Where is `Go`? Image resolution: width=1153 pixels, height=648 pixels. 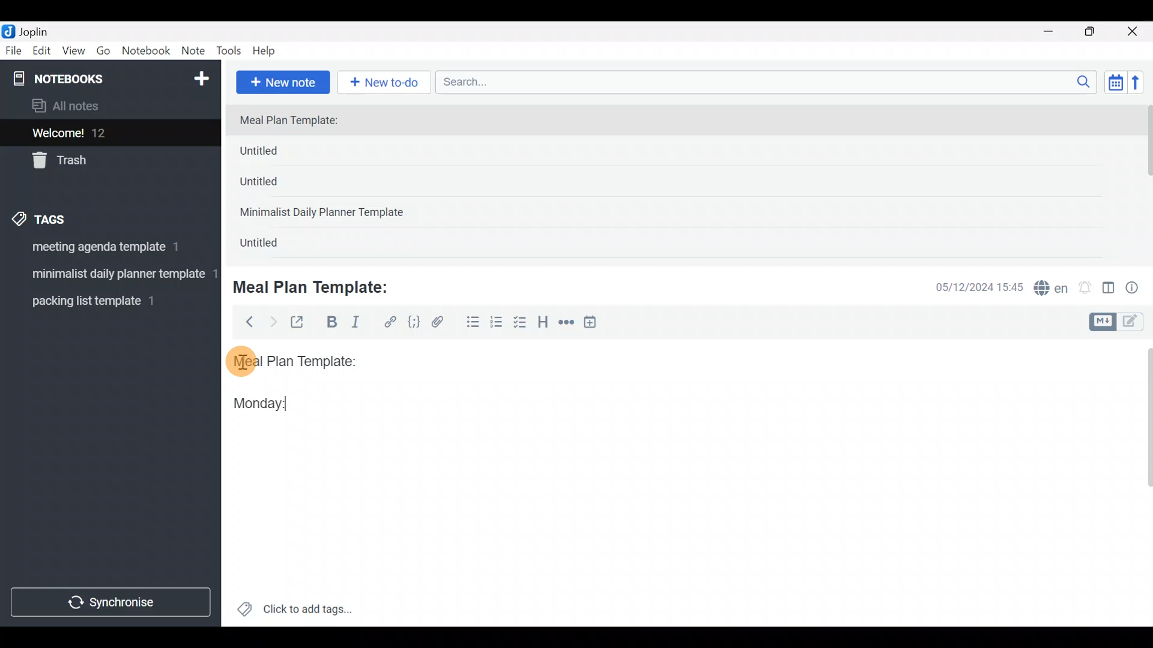 Go is located at coordinates (103, 53).